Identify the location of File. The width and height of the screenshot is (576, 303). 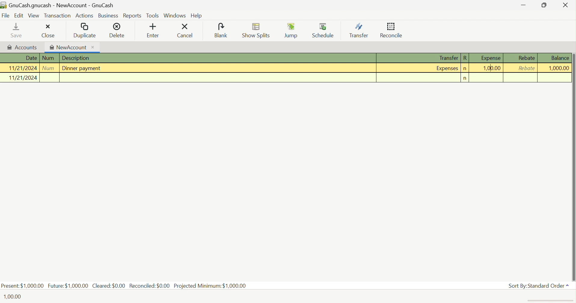
(6, 16).